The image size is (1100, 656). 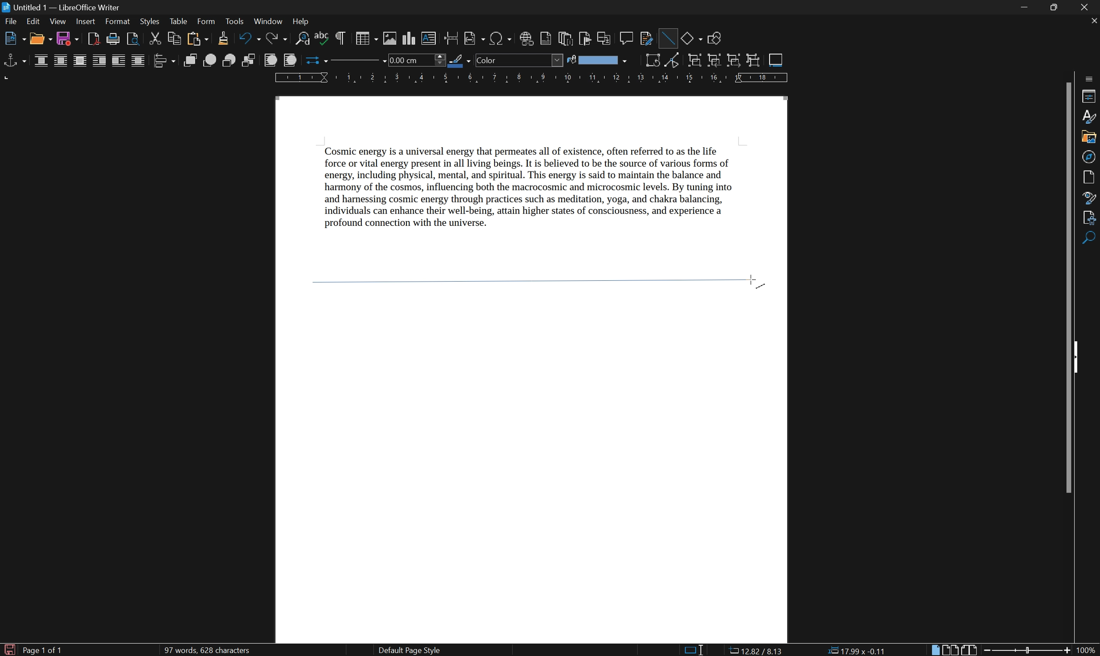 What do you see at coordinates (1087, 651) in the screenshot?
I see `100%` at bounding box center [1087, 651].